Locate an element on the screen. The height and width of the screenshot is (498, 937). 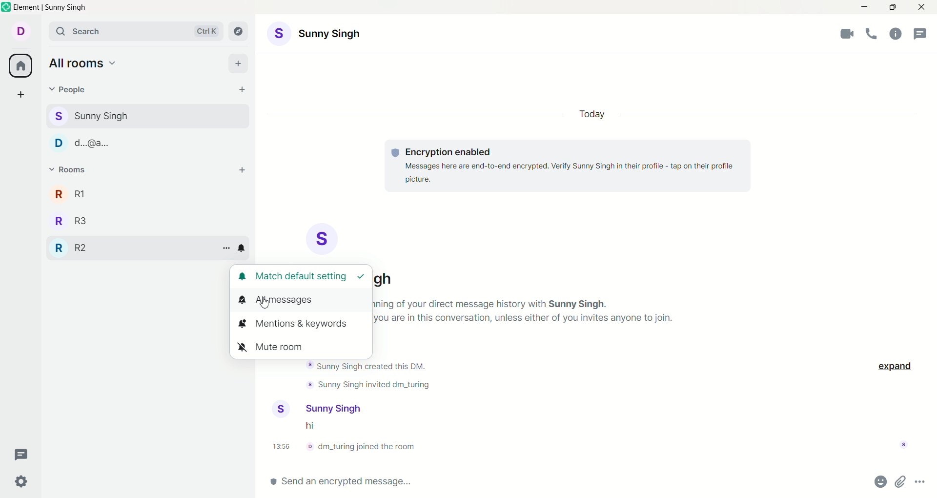
S is located at coordinates (324, 238).